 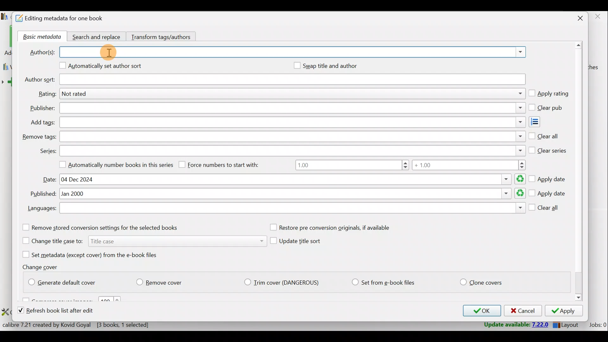 What do you see at coordinates (61, 311) in the screenshot?
I see `Refresh book list after edit` at bounding box center [61, 311].